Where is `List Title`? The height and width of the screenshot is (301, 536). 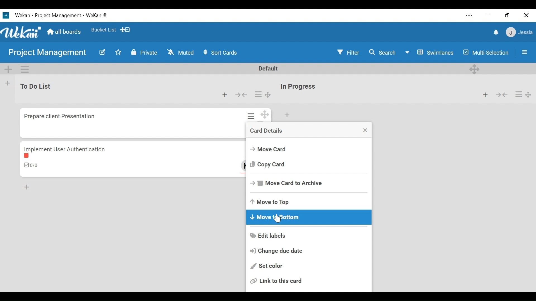
List Title is located at coordinates (37, 86).